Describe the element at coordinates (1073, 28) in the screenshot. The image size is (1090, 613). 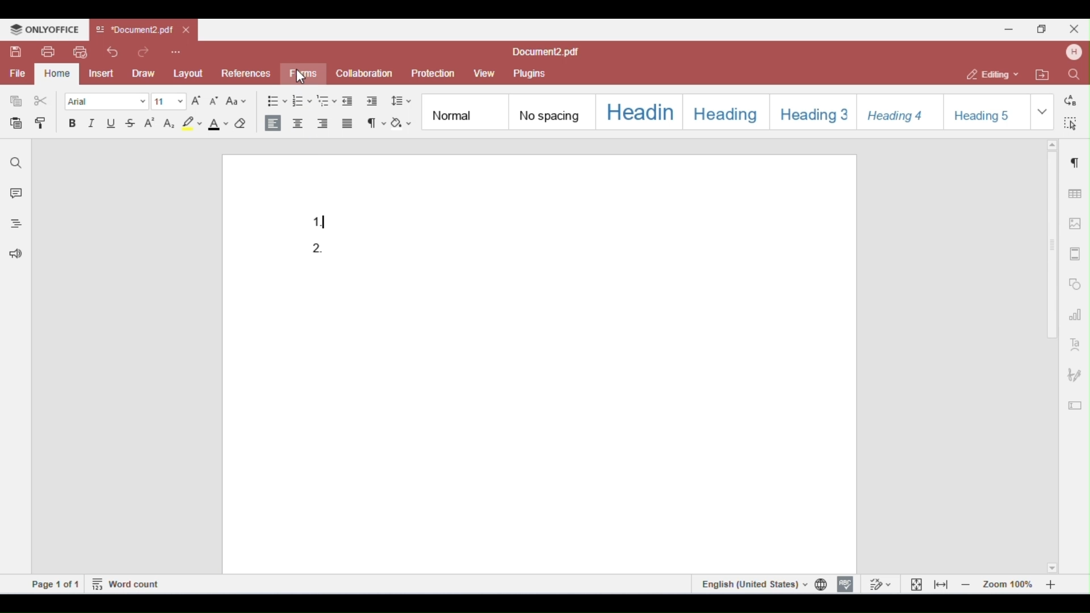
I see `close` at that location.